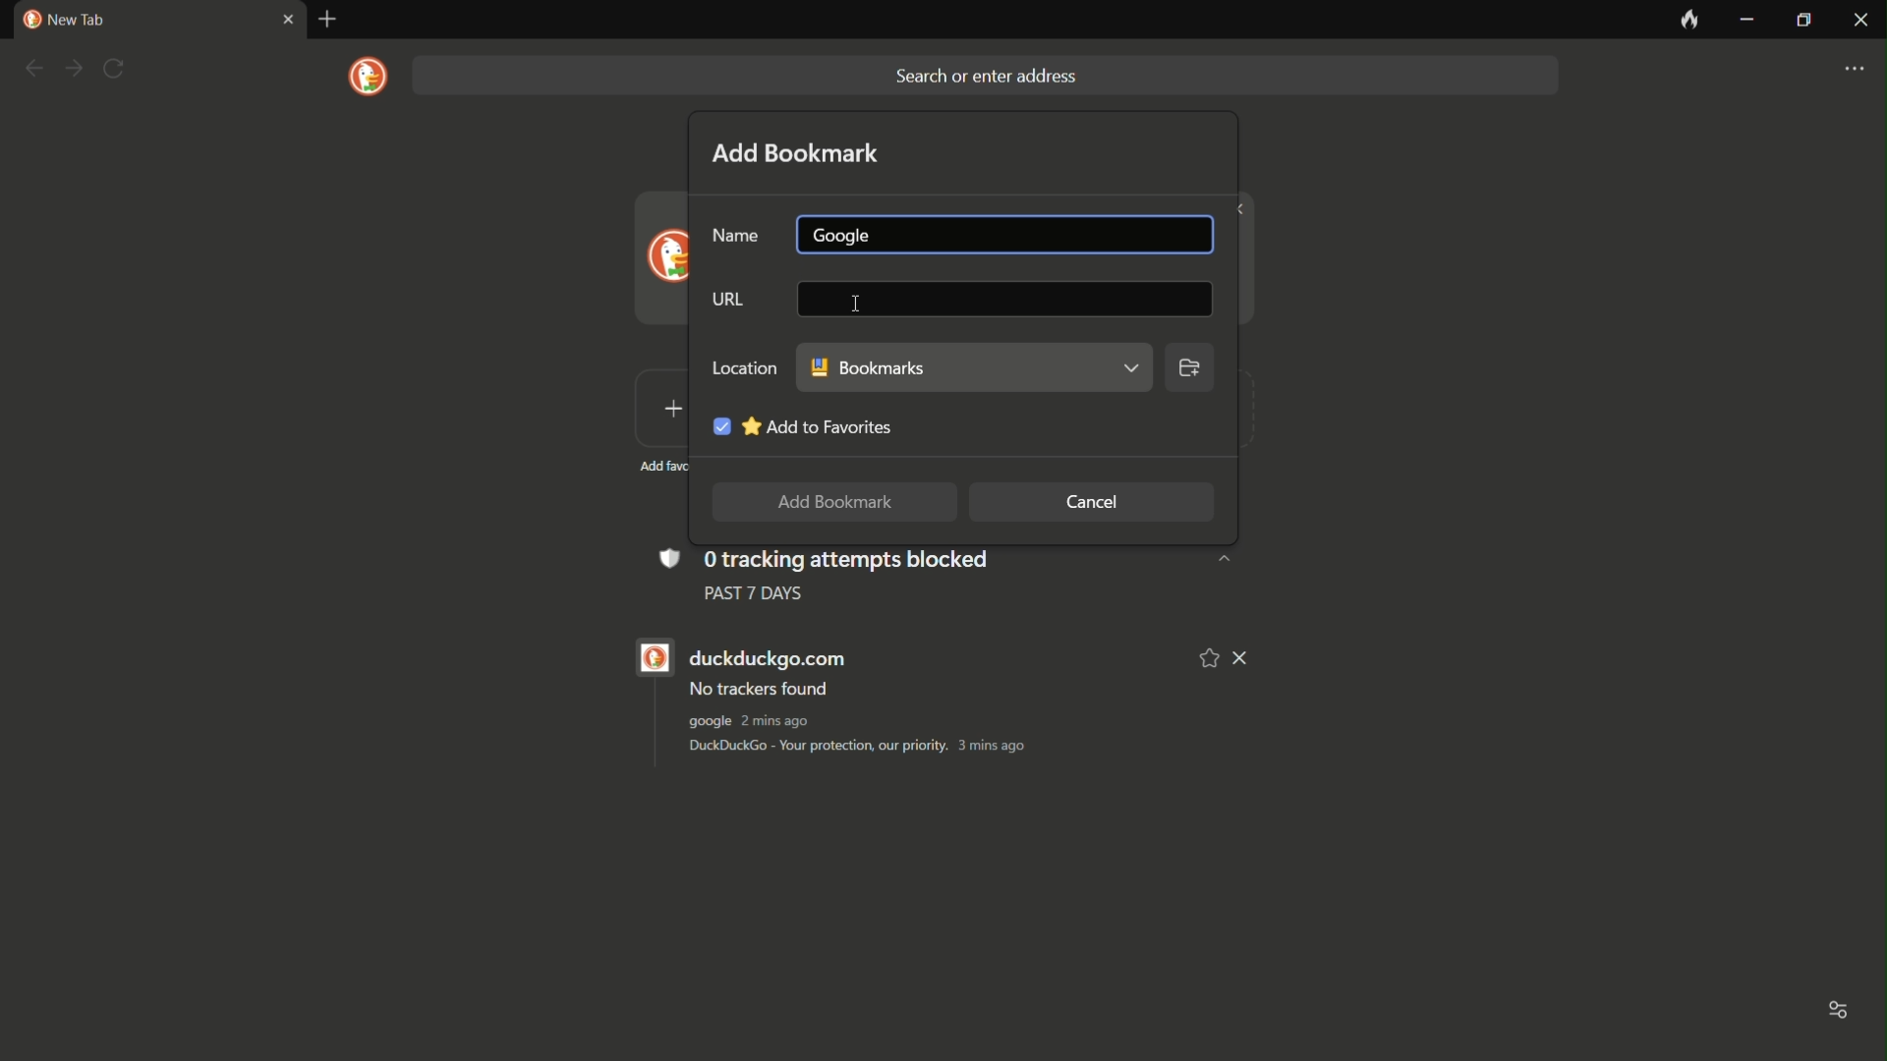  Describe the element at coordinates (1687, 21) in the screenshot. I see `leave no trace` at that location.